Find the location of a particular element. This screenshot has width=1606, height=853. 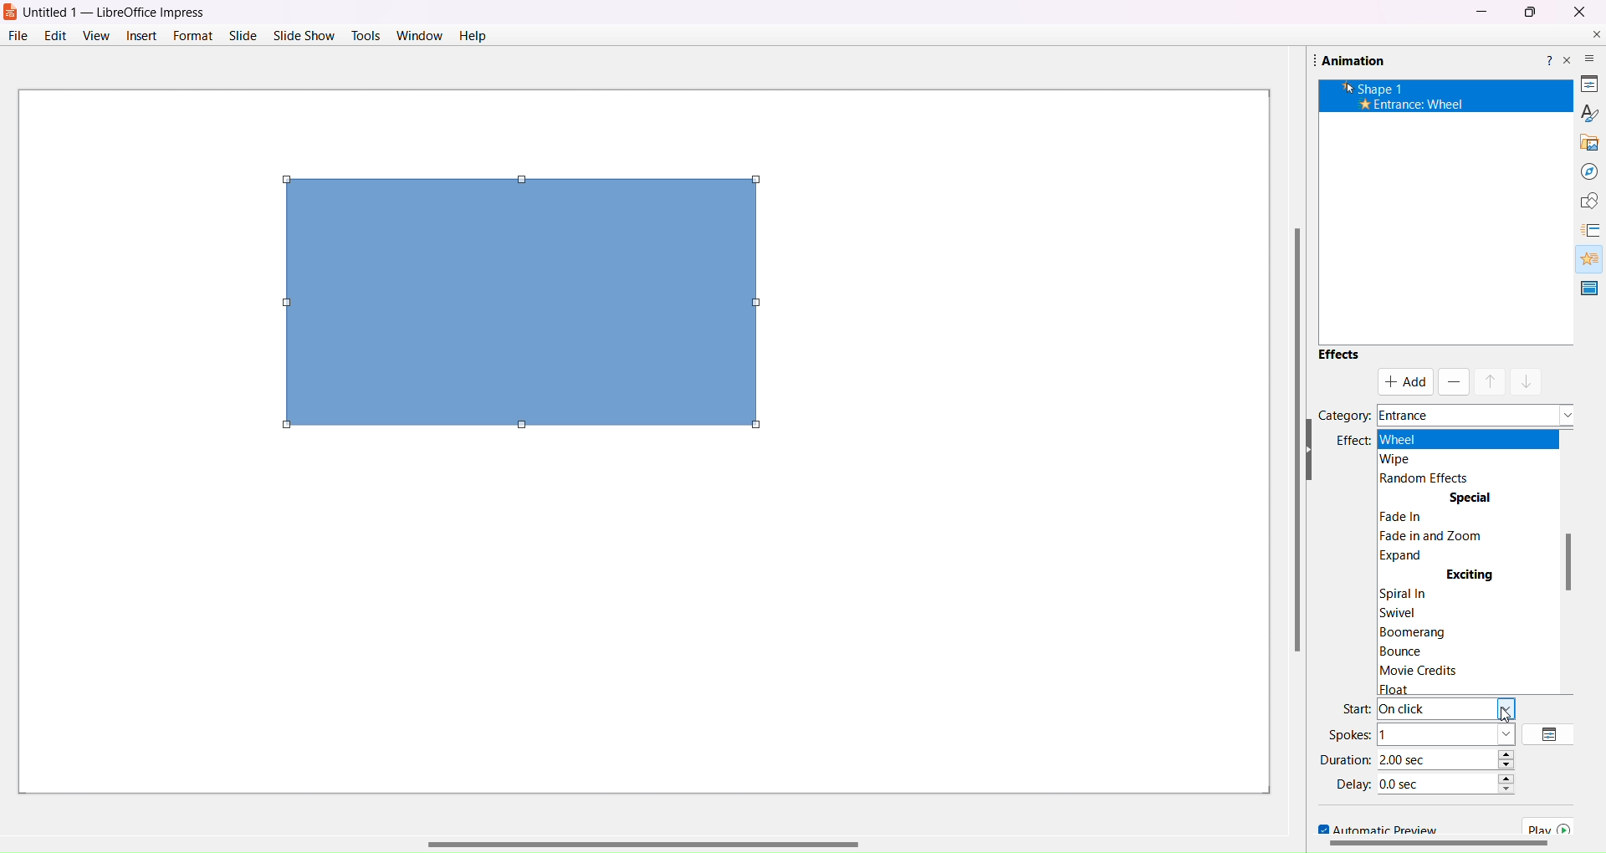

x Shape 1
+ Entrance: Wheel is located at coordinates (1422, 98).